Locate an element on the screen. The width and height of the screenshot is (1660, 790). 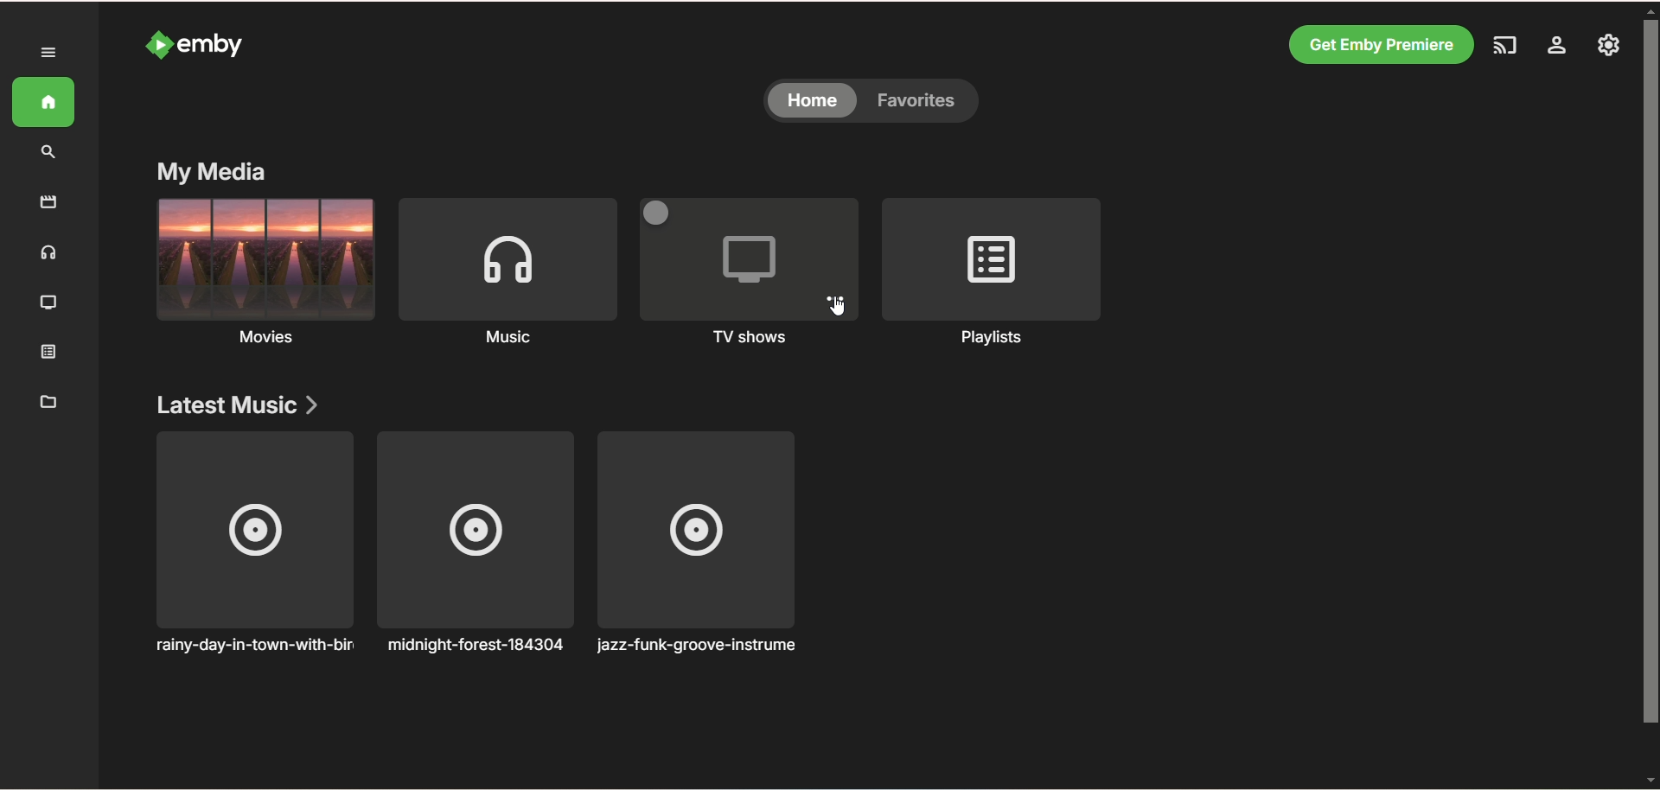
TV shows is located at coordinates (748, 269).